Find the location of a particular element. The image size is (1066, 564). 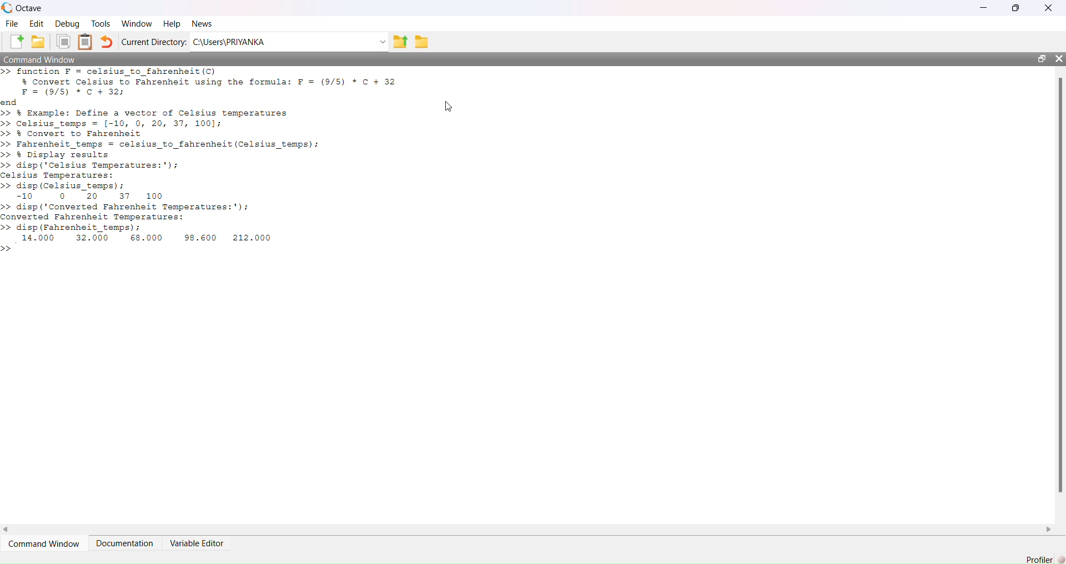

horizontal scroll bar is located at coordinates (526, 529).